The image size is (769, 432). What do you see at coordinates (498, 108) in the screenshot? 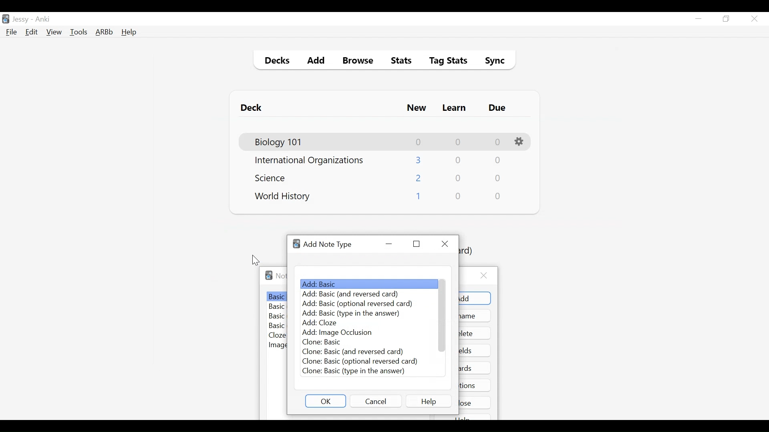
I see `Due` at bounding box center [498, 108].